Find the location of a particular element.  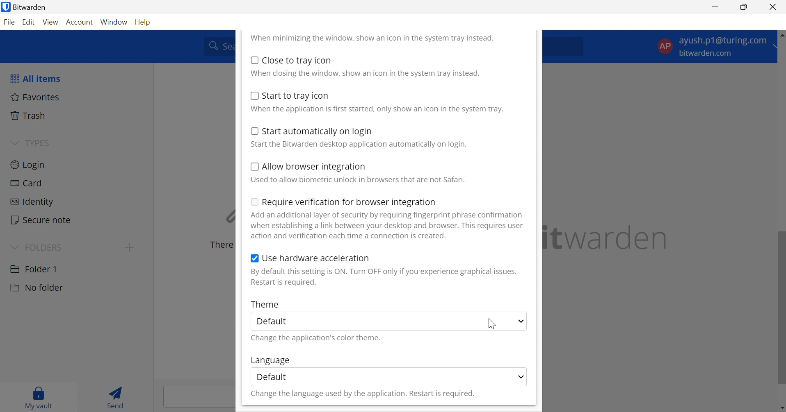

When closing the window show an icon in the system tray instead is located at coordinates (365, 72).